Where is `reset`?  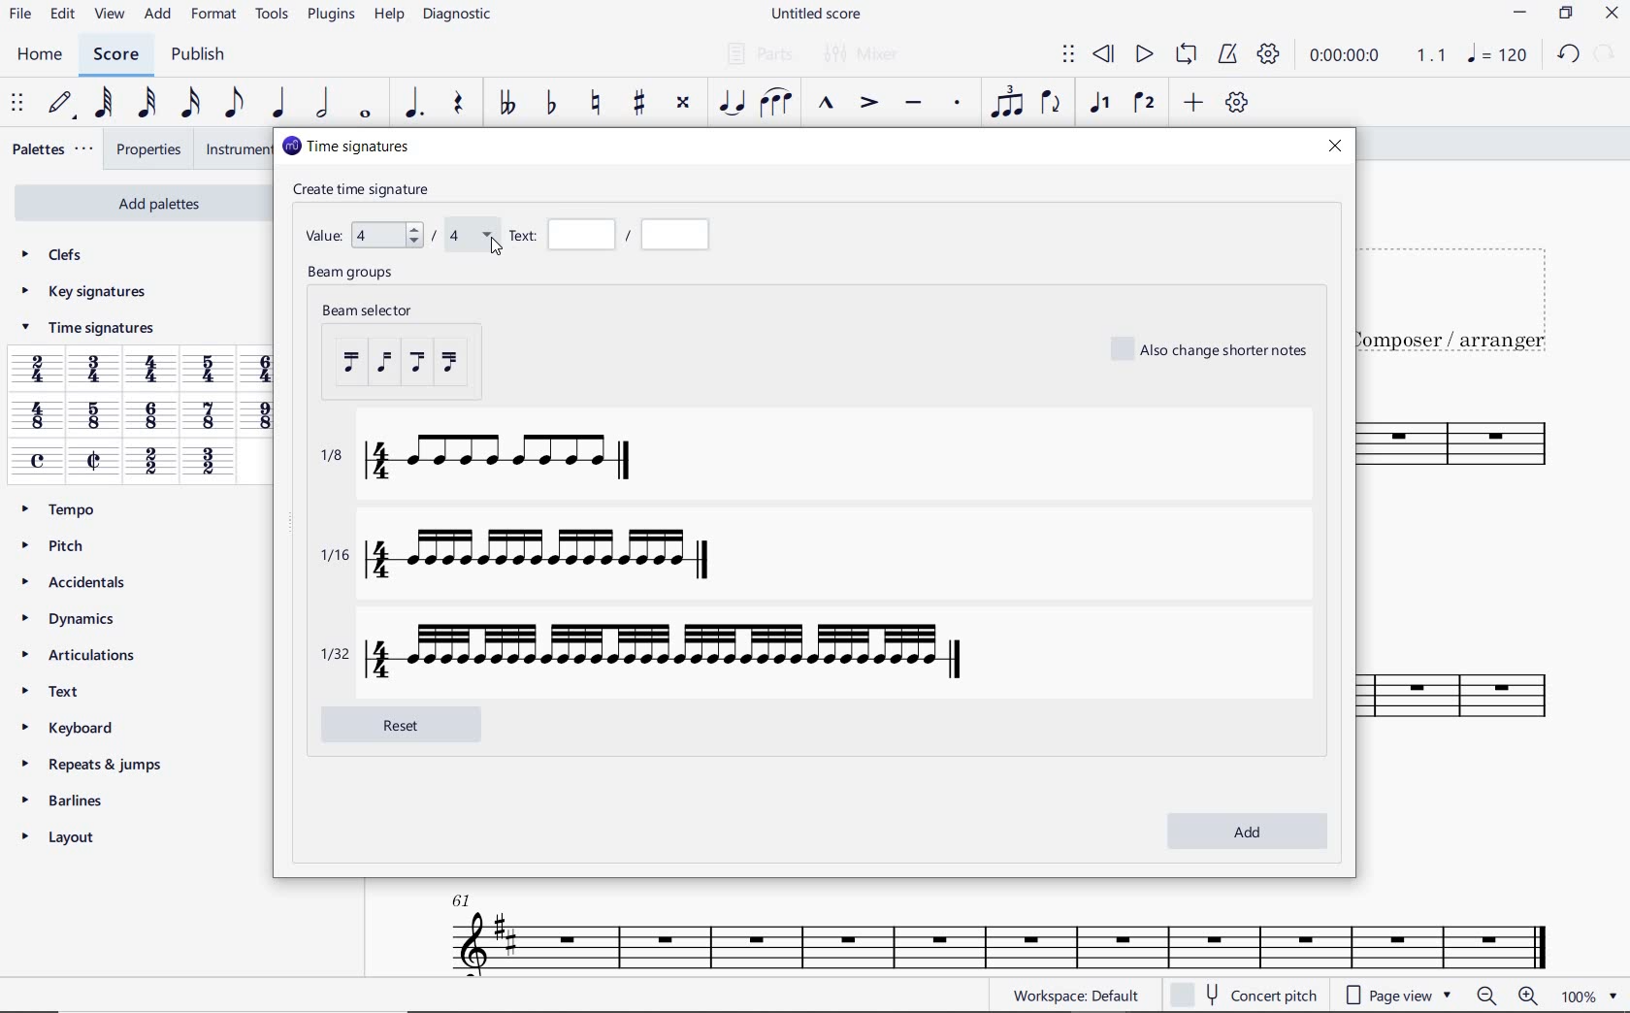
reset is located at coordinates (418, 723).